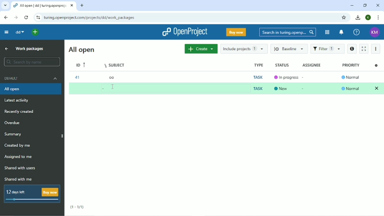 This screenshot has height=216, width=384. Describe the element at coordinates (257, 65) in the screenshot. I see `Type` at that location.